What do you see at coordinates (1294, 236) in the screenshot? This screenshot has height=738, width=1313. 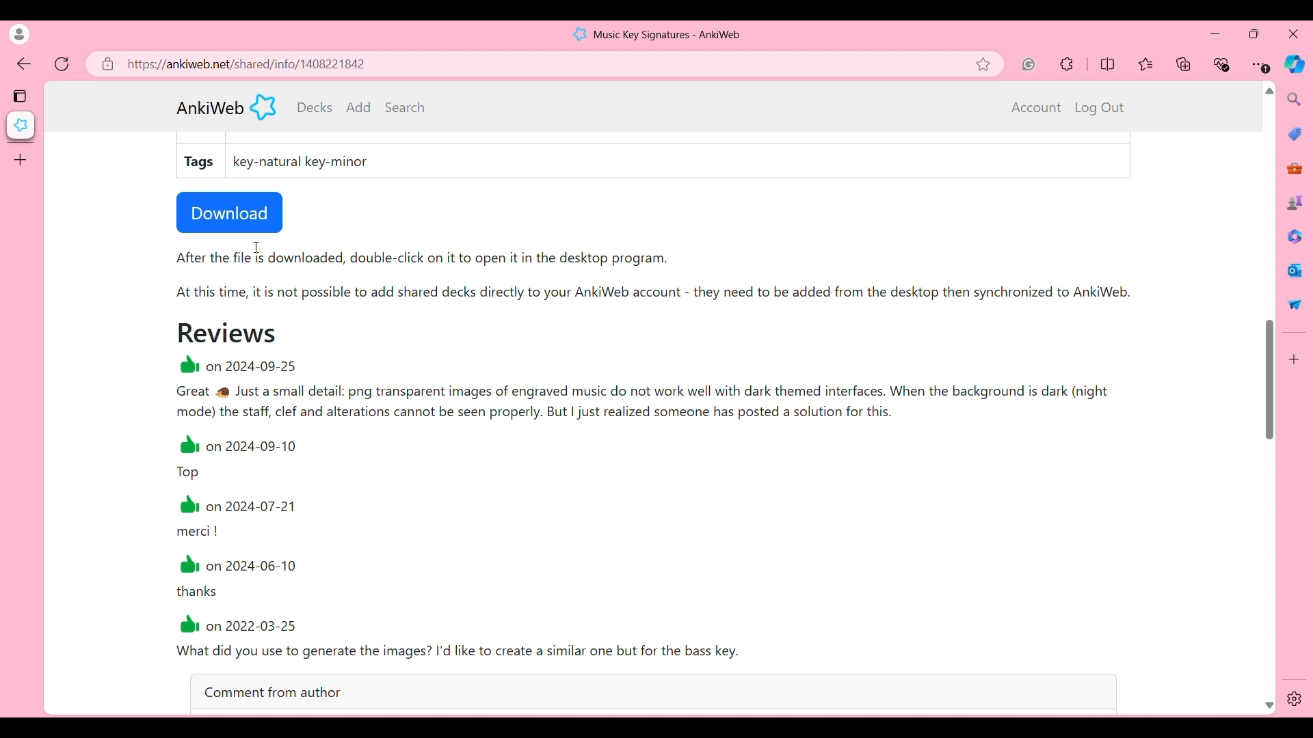 I see `Browser documents` at bounding box center [1294, 236].